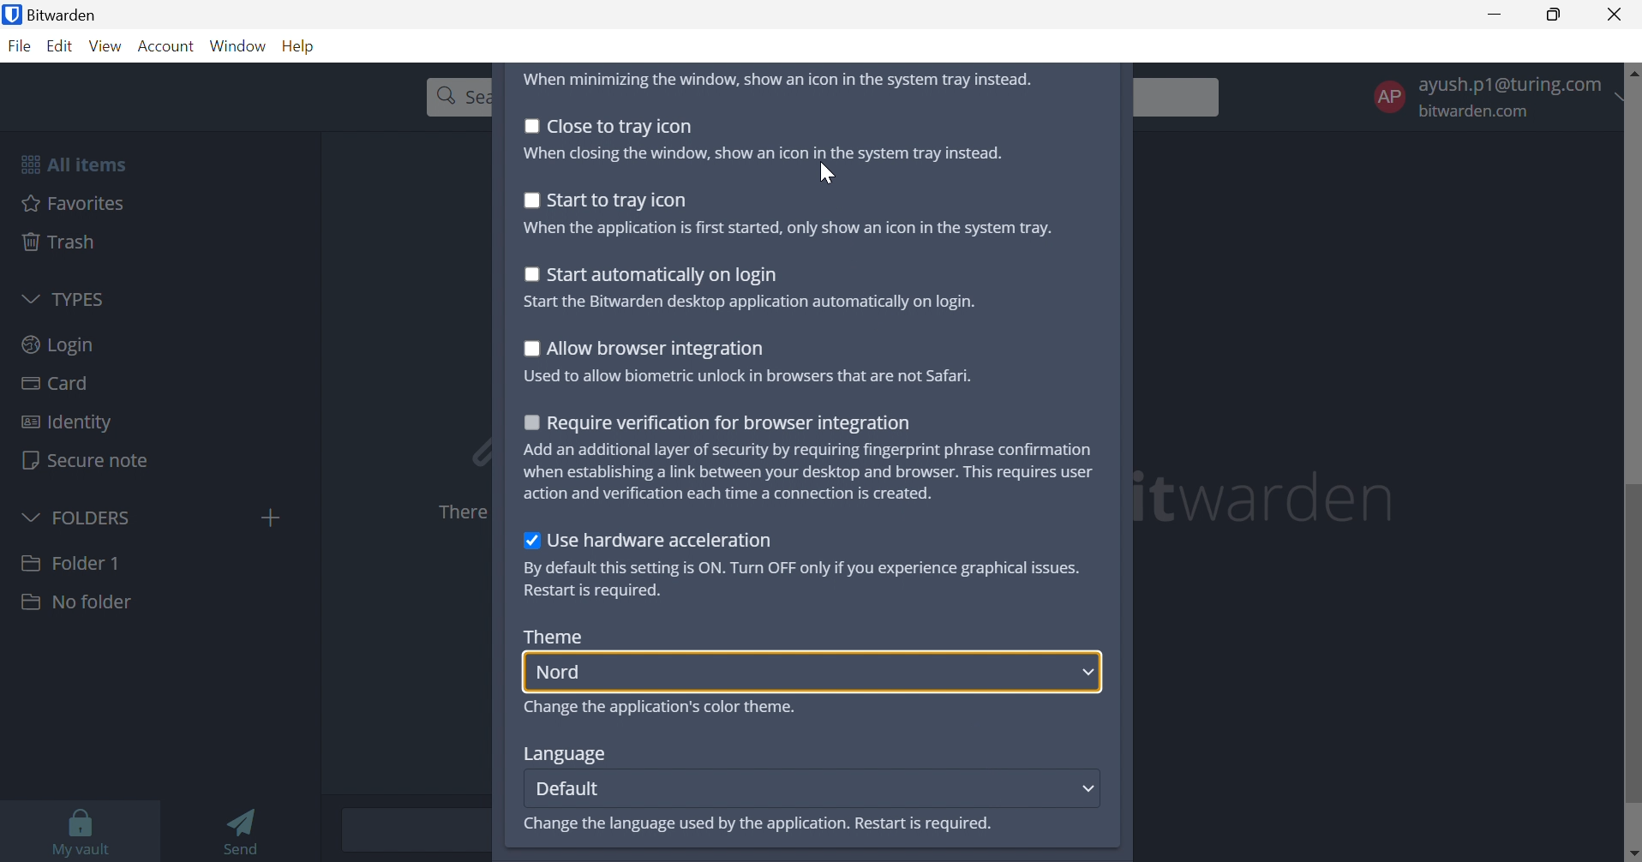 Image resolution: width=1642 pixels, height=862 pixels. What do you see at coordinates (75, 299) in the screenshot?
I see `TYPES` at bounding box center [75, 299].